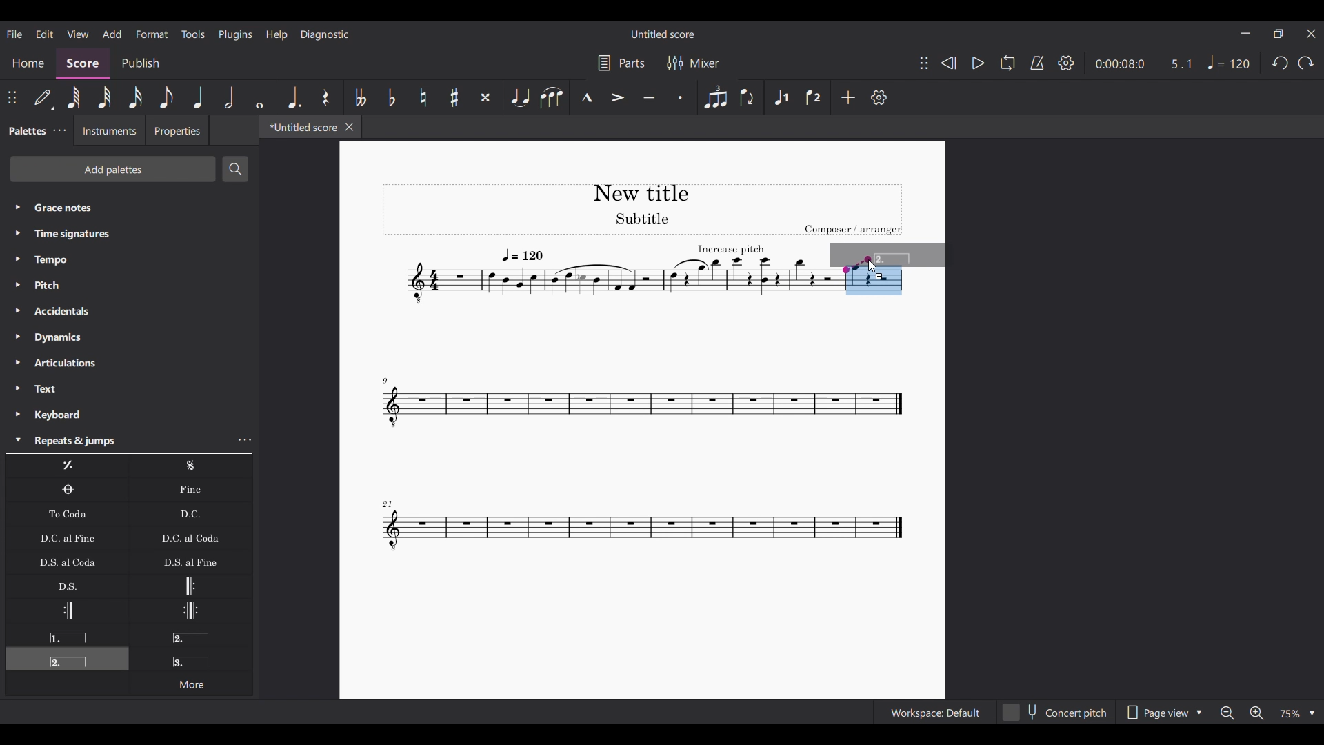  I want to click on Grace notes, so click(129, 208).